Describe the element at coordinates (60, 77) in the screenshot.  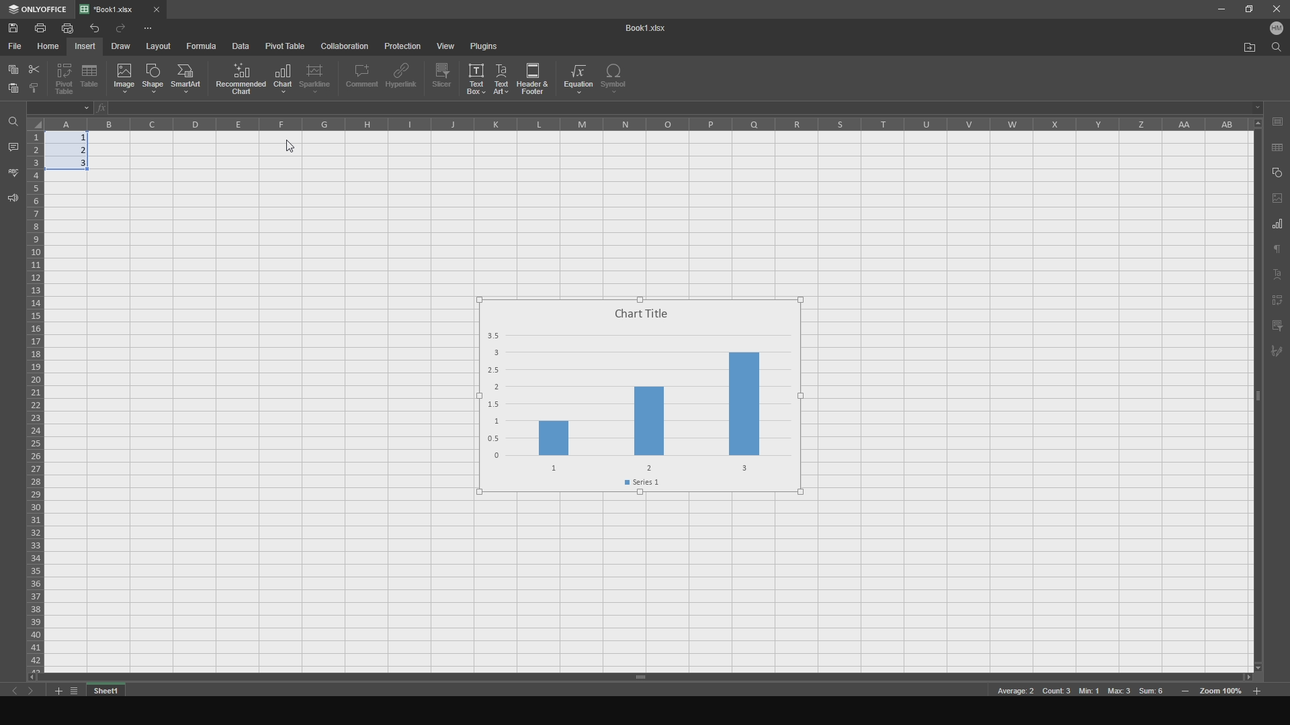
I see `pivot table` at that location.